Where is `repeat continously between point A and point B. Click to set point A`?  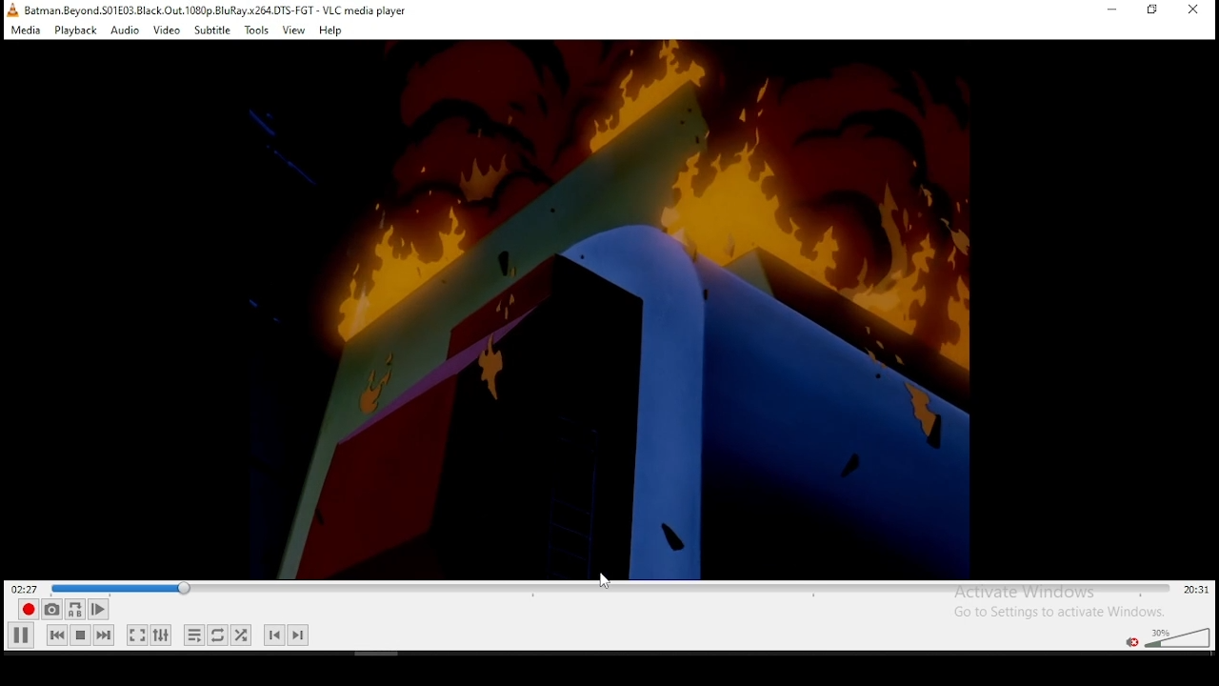
repeat continously between point A and point B. Click to set point A is located at coordinates (73, 609).